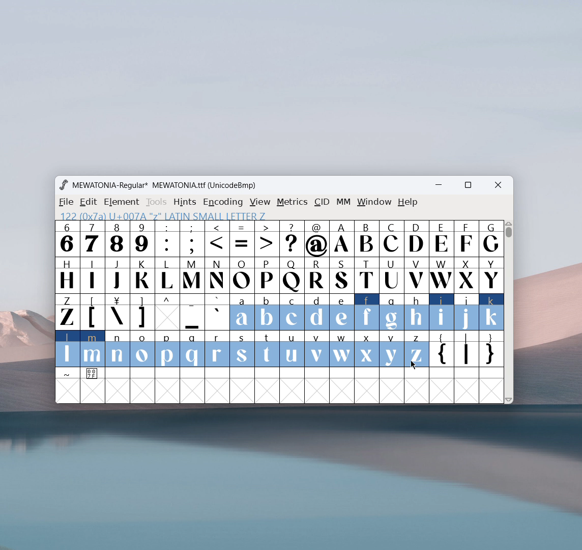  Describe the element at coordinates (316, 312) in the screenshot. I see `d` at that location.